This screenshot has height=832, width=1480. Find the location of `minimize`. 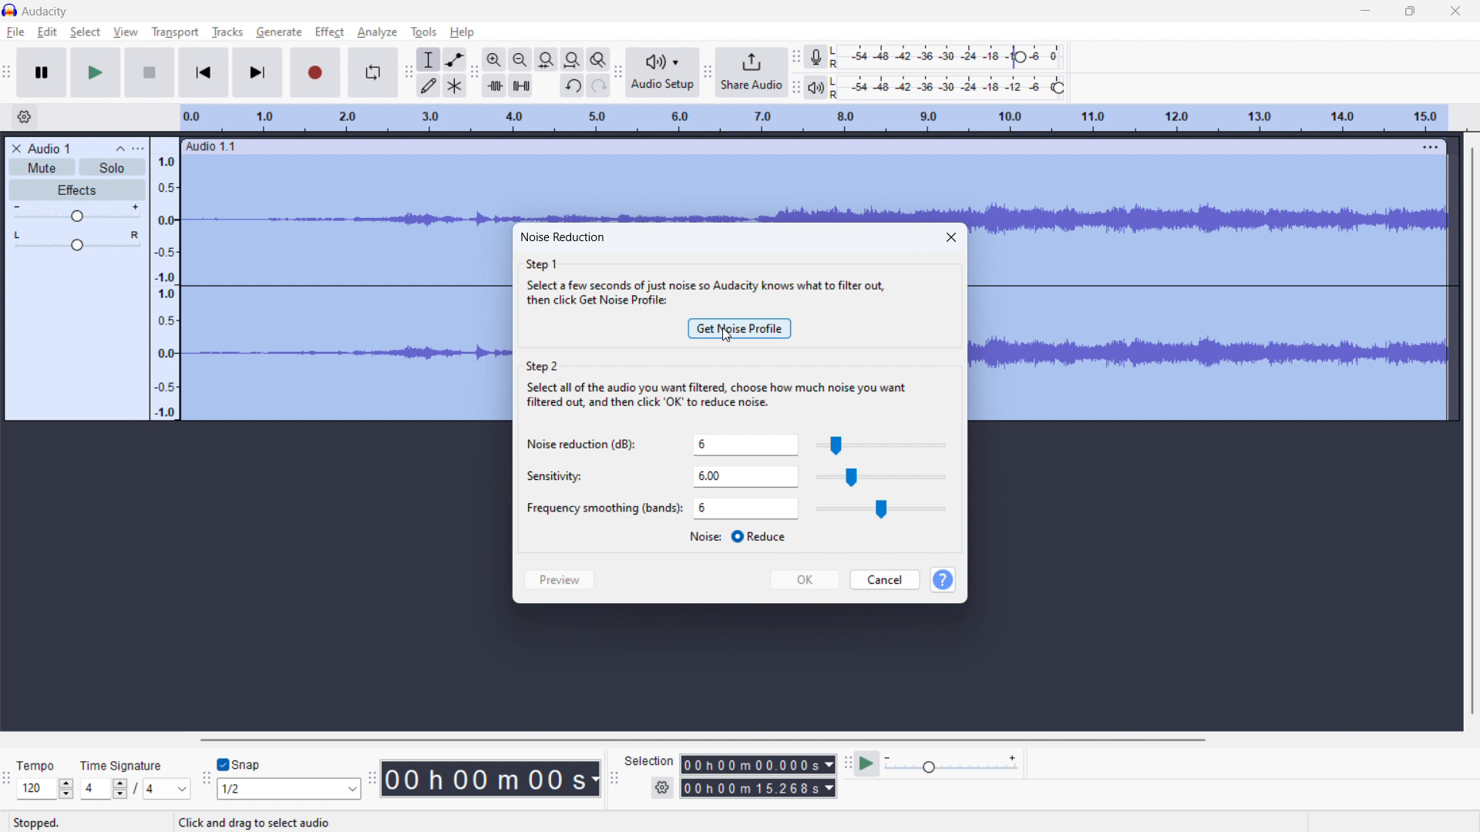

minimize is located at coordinates (1366, 13).